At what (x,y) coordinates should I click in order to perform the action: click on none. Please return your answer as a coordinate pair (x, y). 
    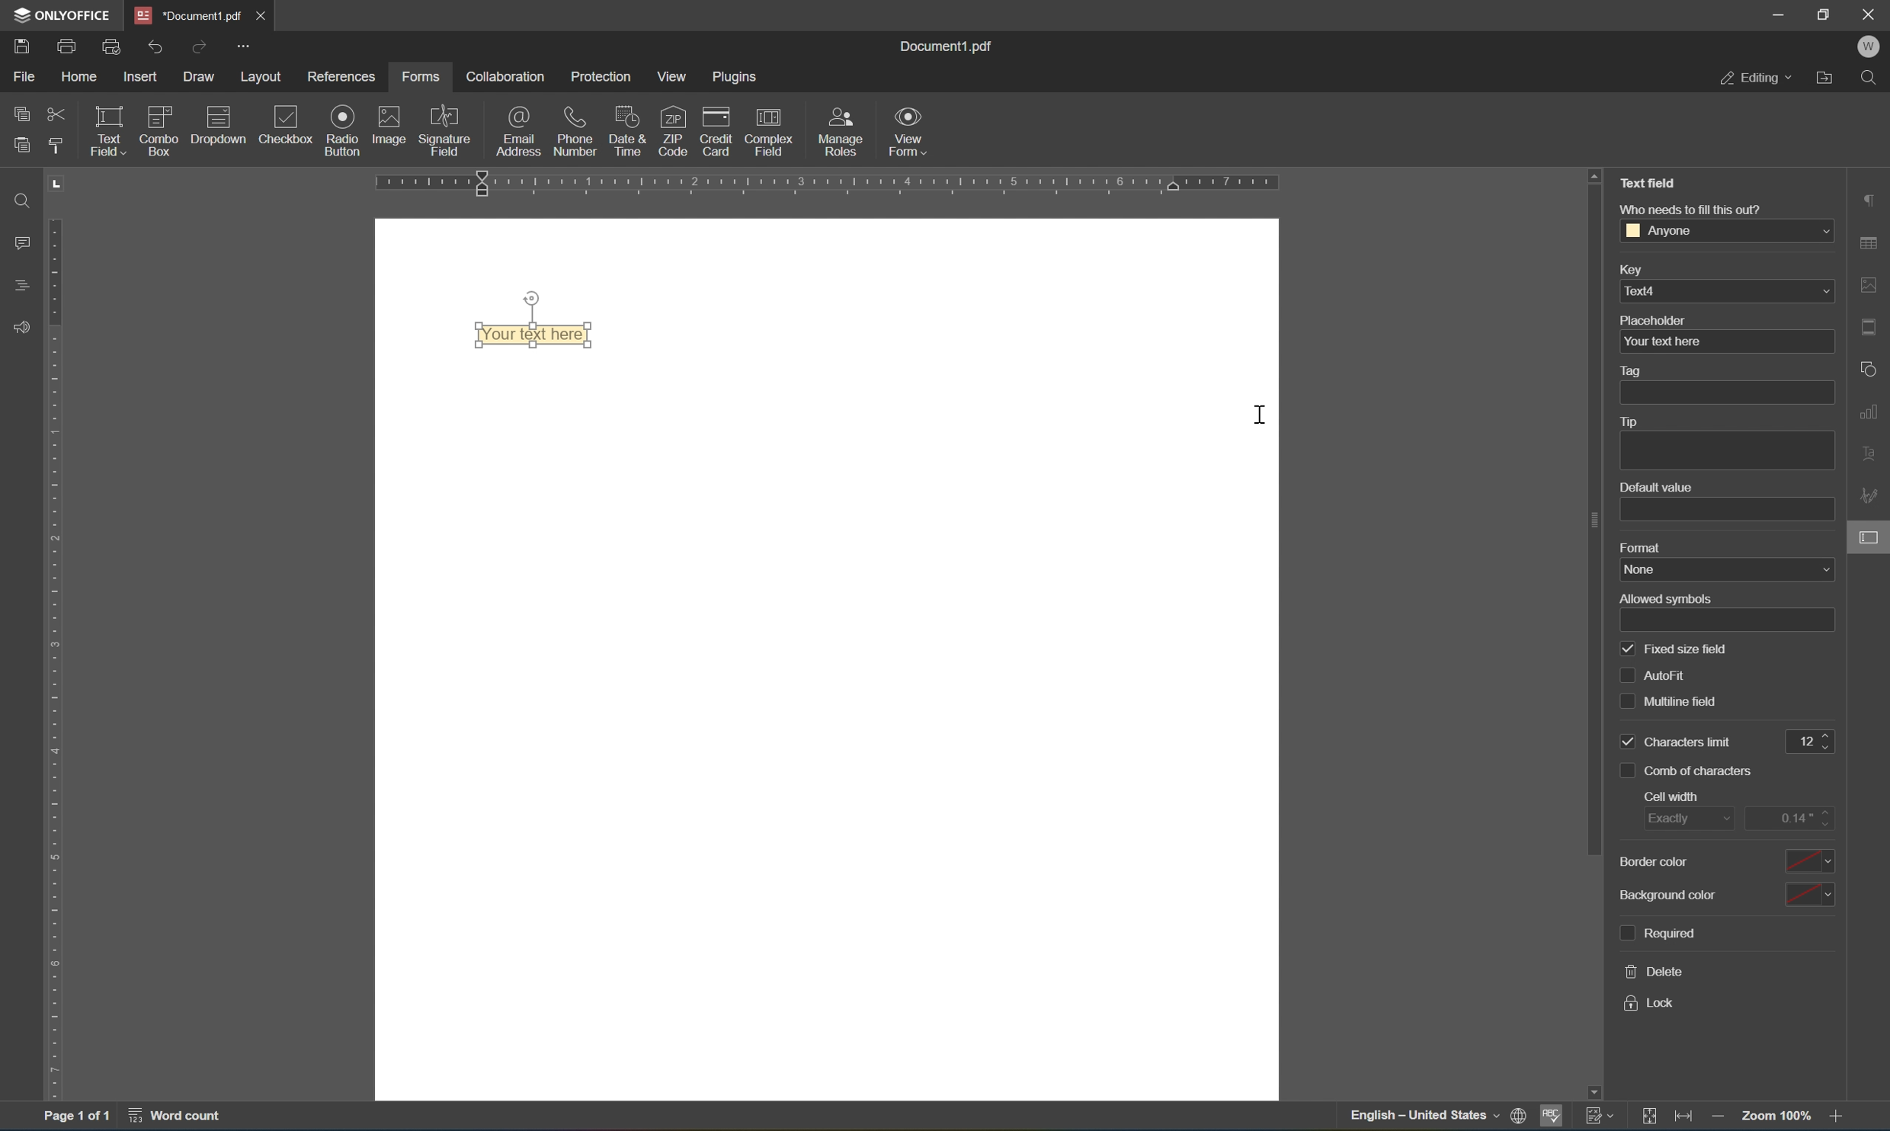
    Looking at the image, I should click on (1707, 569).